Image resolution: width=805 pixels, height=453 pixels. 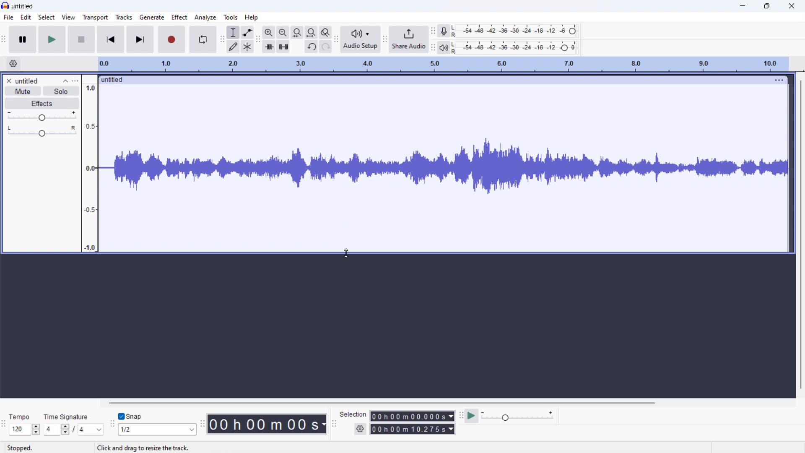 I want to click on share audio toolbar, so click(x=385, y=41).